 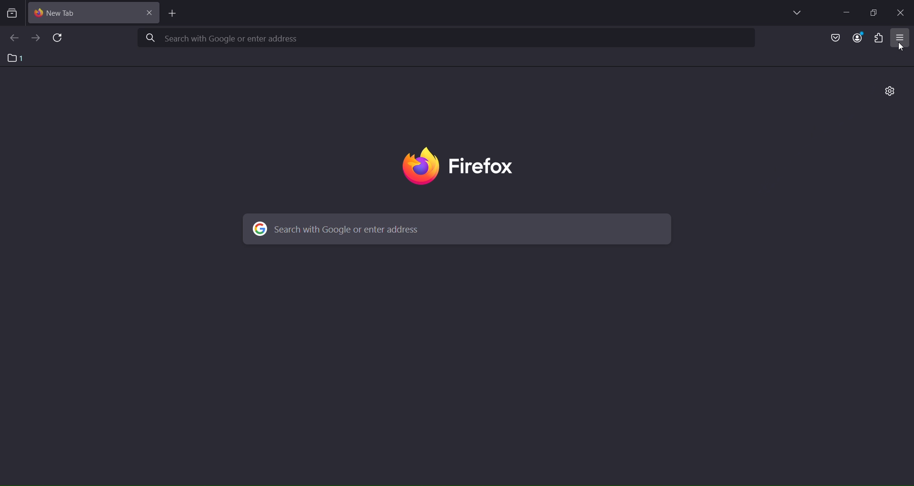 I want to click on firefox, so click(x=459, y=168).